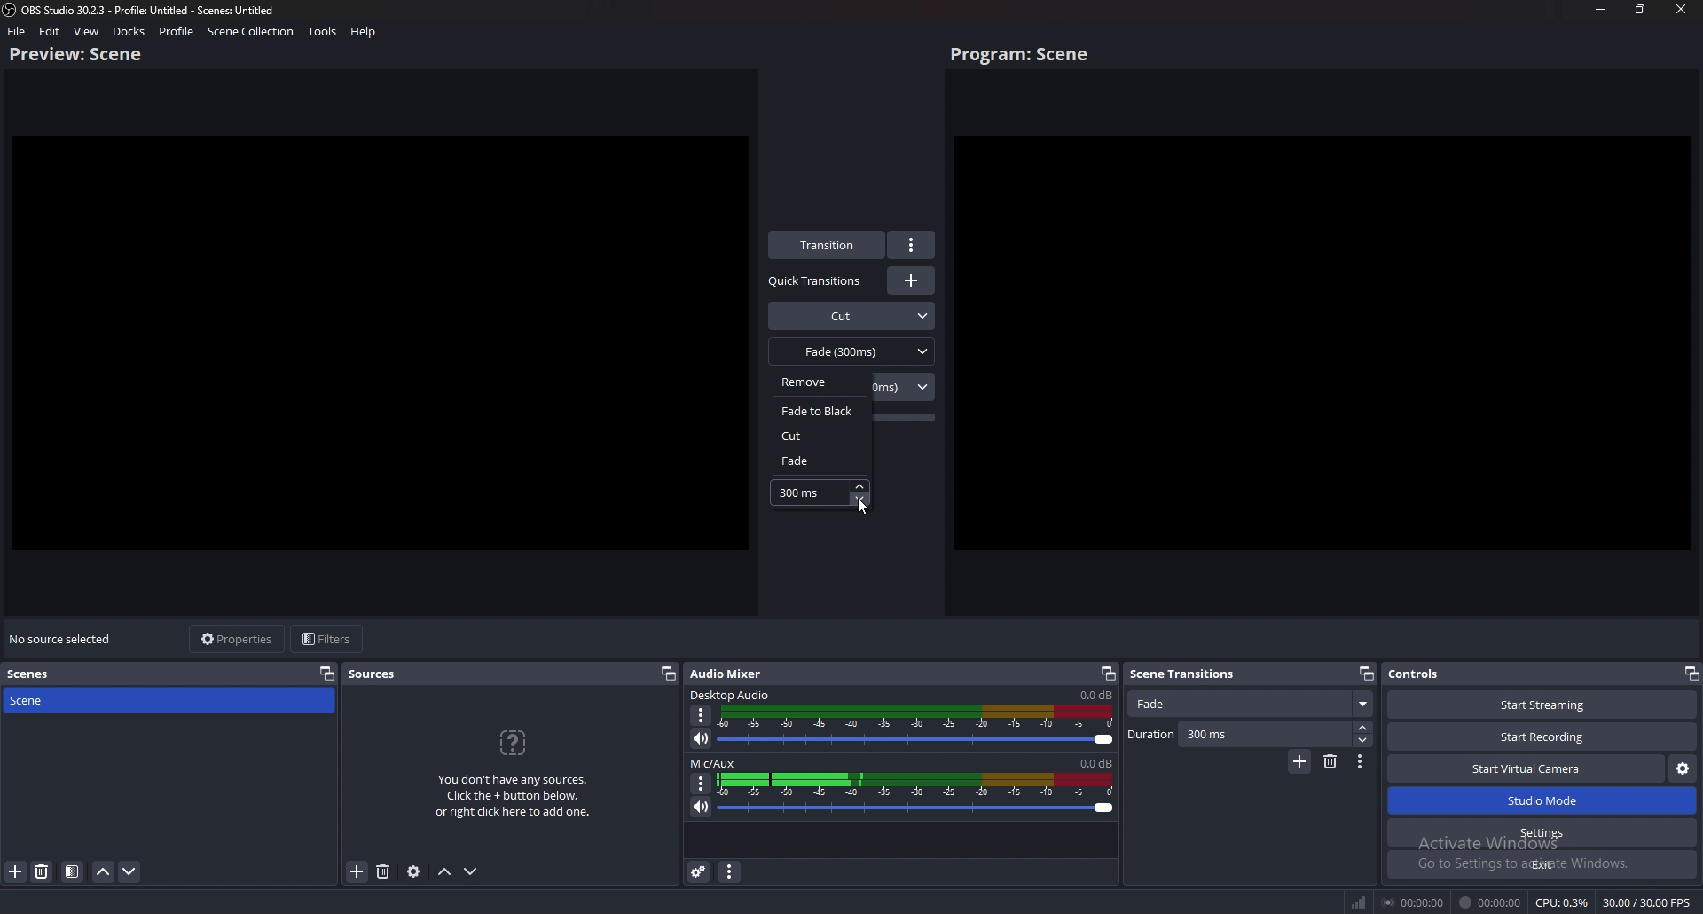 The height and width of the screenshot is (914, 1703). Describe the element at coordinates (152, 9) in the screenshot. I see `) OBS 30.2.3 - Profile: Untitled - Scenes: Untitled` at that location.